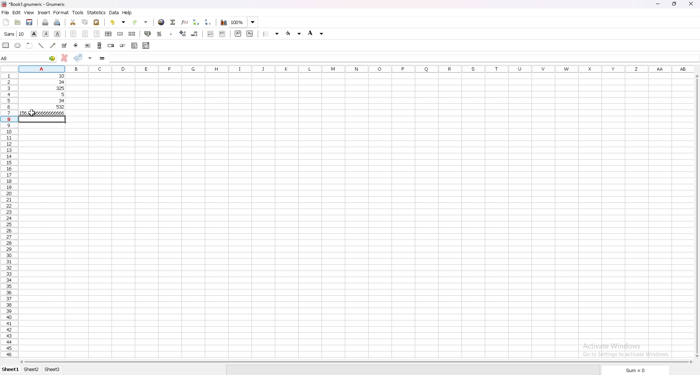 This screenshot has height=375, width=700. Describe the element at coordinates (17, 23) in the screenshot. I see `open` at that location.